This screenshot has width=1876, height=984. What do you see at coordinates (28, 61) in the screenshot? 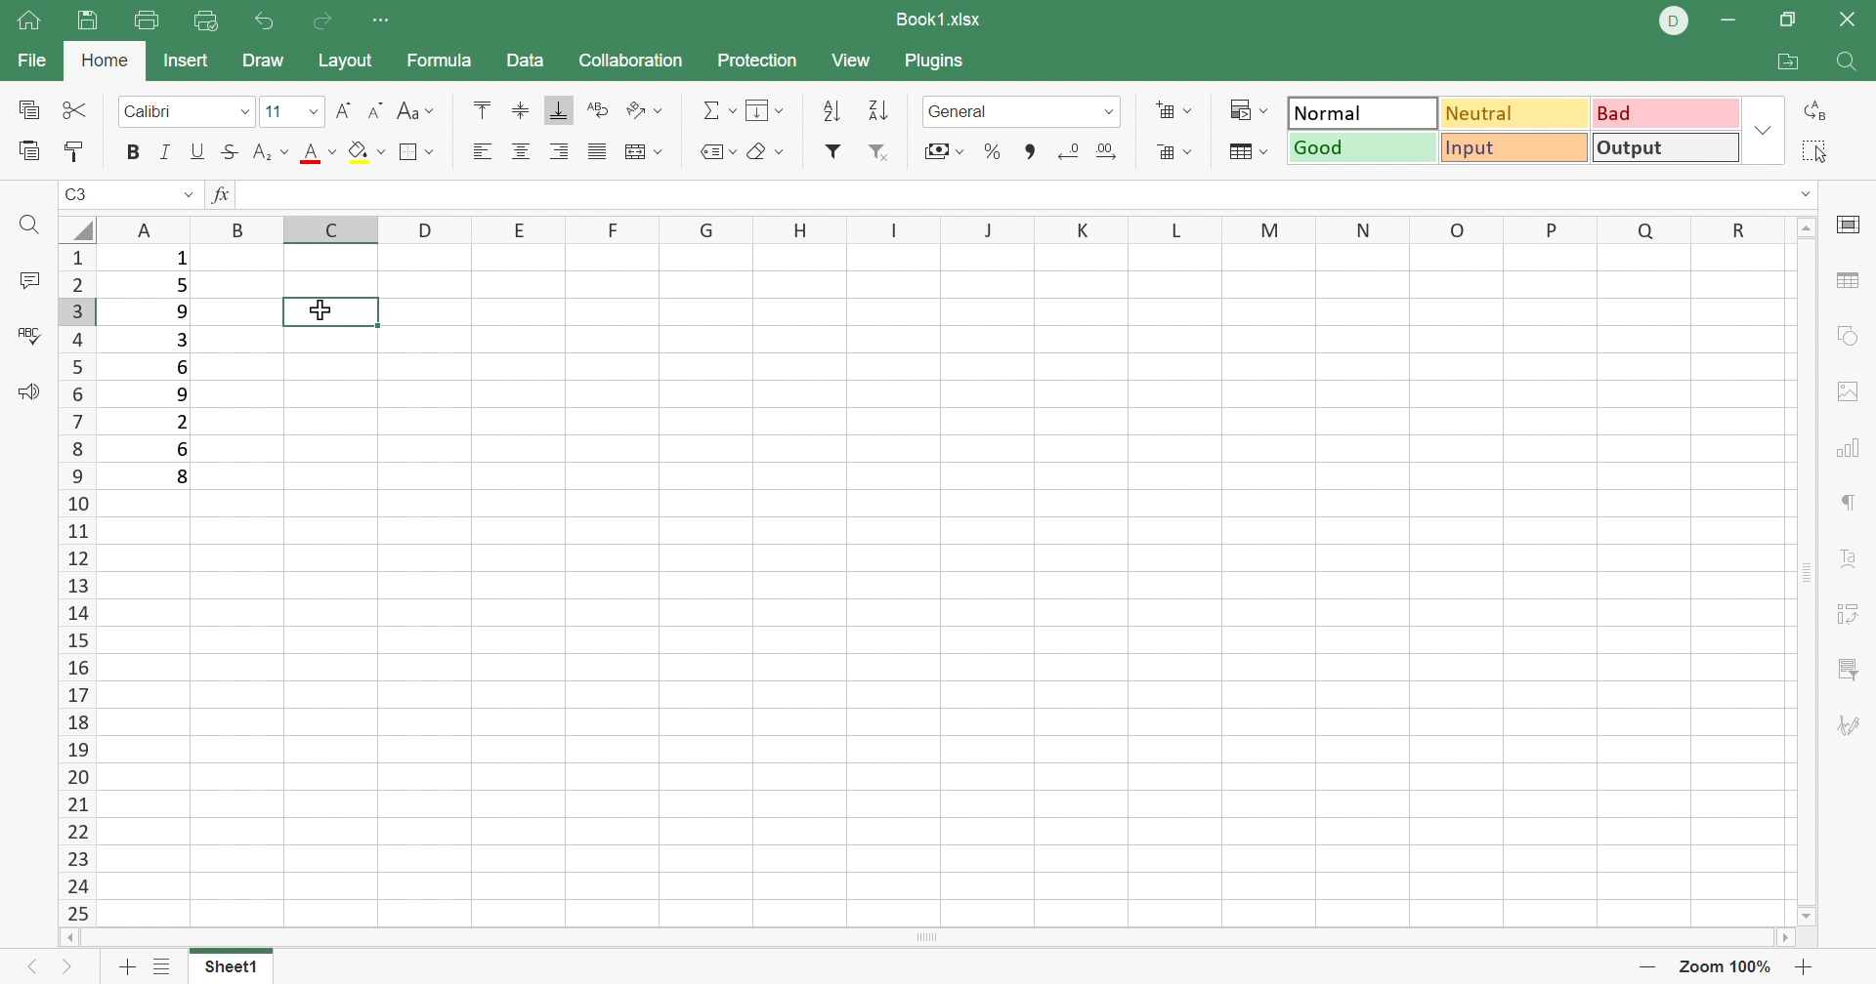
I see `File` at bounding box center [28, 61].